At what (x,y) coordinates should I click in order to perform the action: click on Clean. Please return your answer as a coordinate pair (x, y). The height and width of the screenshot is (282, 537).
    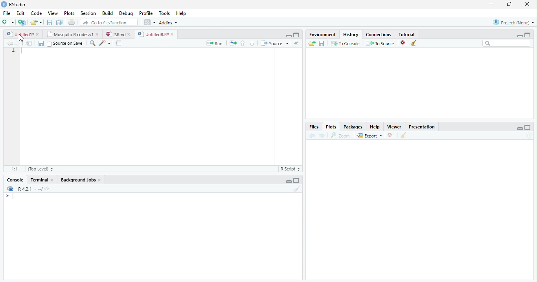
    Looking at the image, I should click on (415, 43).